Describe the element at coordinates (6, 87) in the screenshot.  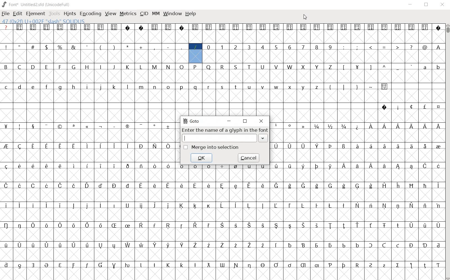
I see `glyph` at that location.